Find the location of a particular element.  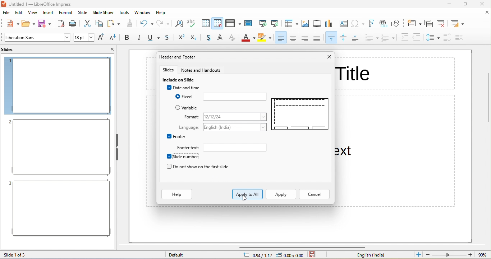

decrease paragraph spacing is located at coordinates (460, 37).